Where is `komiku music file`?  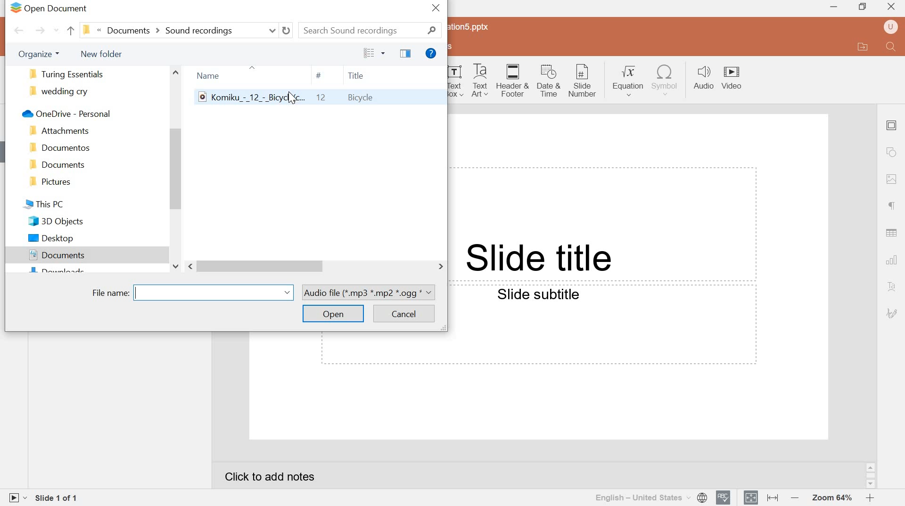 komiku music file is located at coordinates (320, 97).